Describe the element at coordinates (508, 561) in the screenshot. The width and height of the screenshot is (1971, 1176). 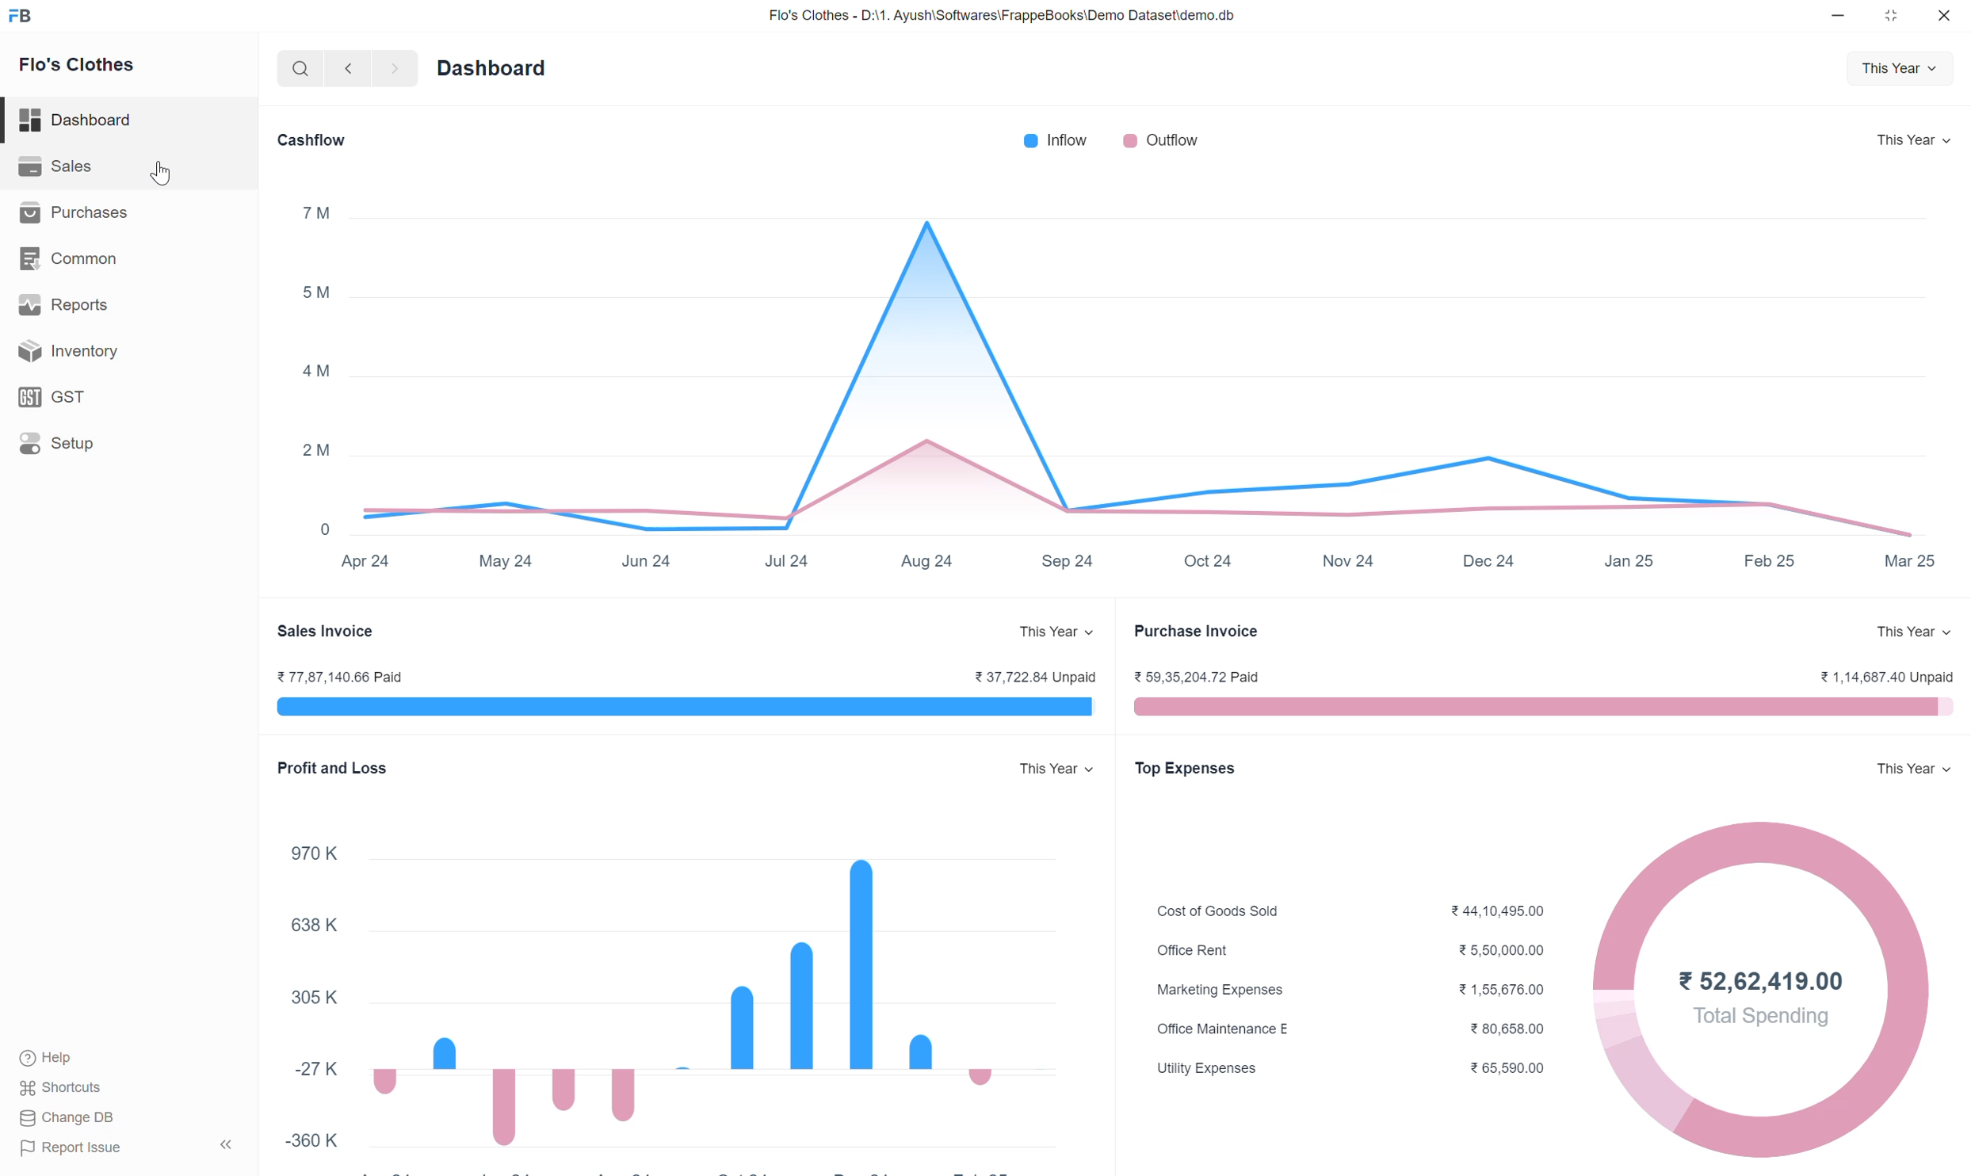
I see `May 24` at that location.